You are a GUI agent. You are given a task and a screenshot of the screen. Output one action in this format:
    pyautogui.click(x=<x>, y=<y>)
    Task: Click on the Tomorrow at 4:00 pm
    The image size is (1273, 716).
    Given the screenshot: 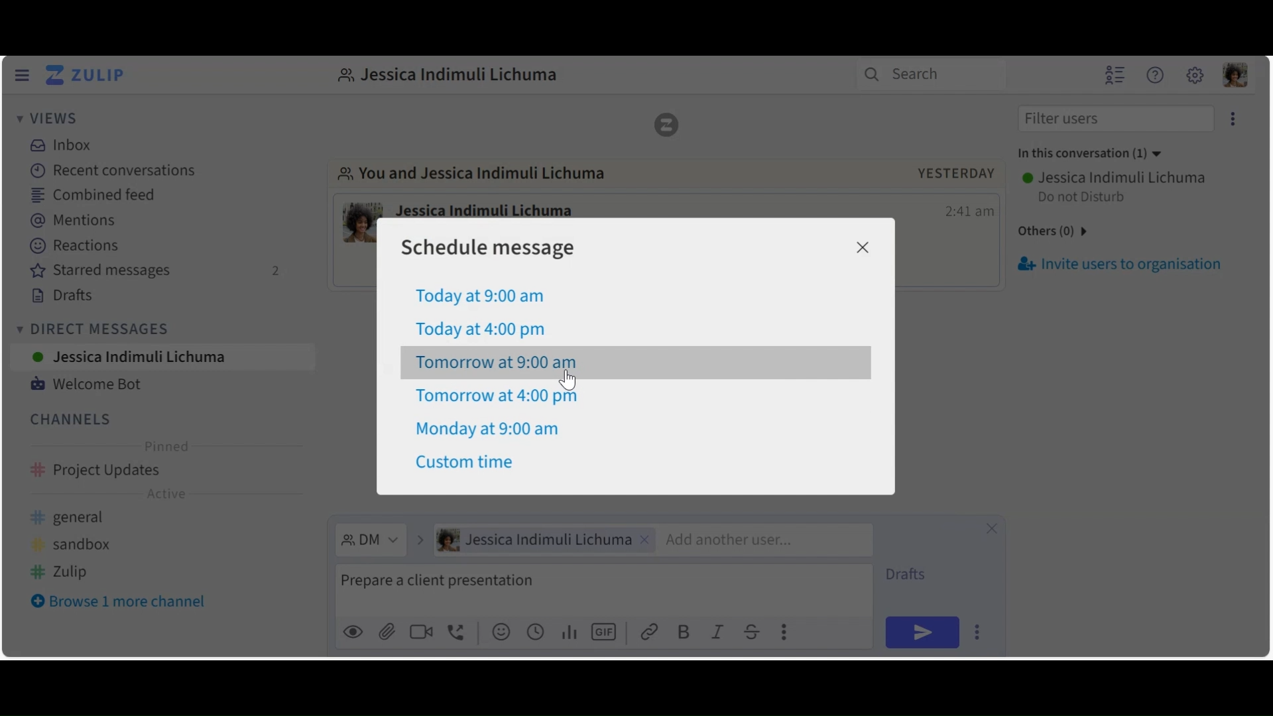 What is the action you would take?
    pyautogui.click(x=497, y=398)
    